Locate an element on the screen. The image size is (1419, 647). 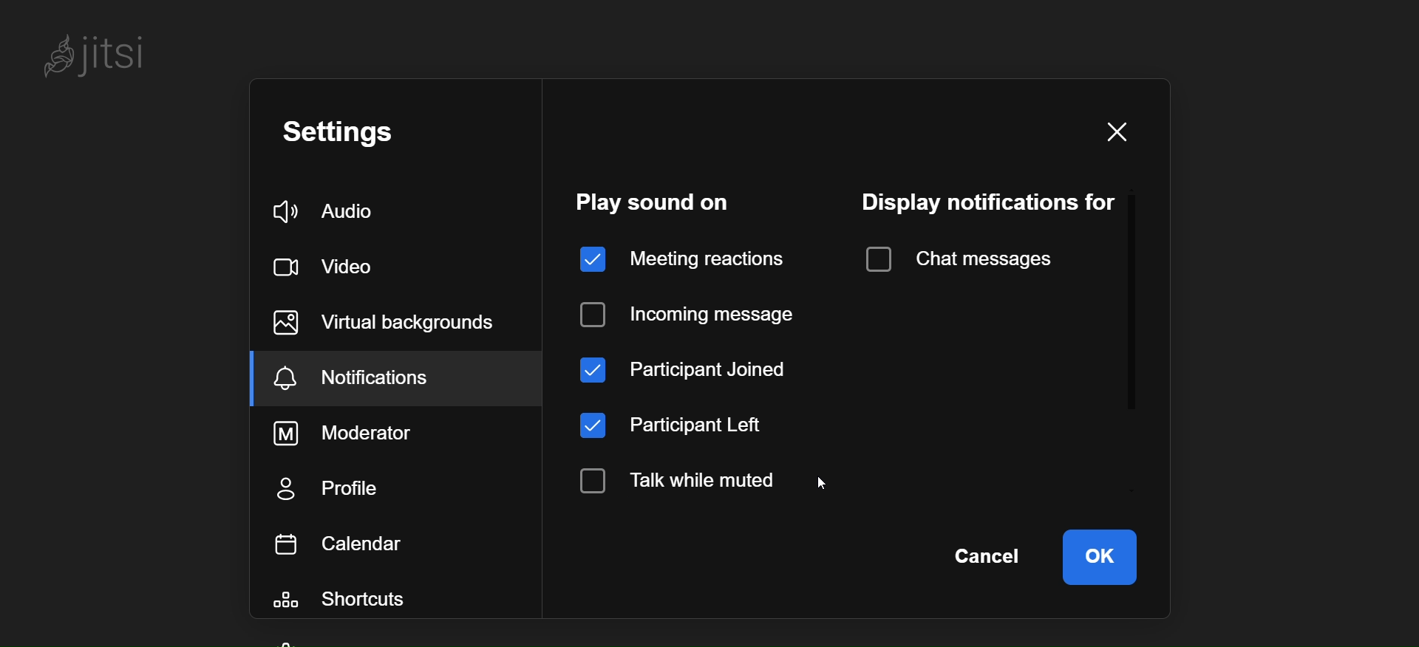
display notification for is located at coordinates (987, 199).